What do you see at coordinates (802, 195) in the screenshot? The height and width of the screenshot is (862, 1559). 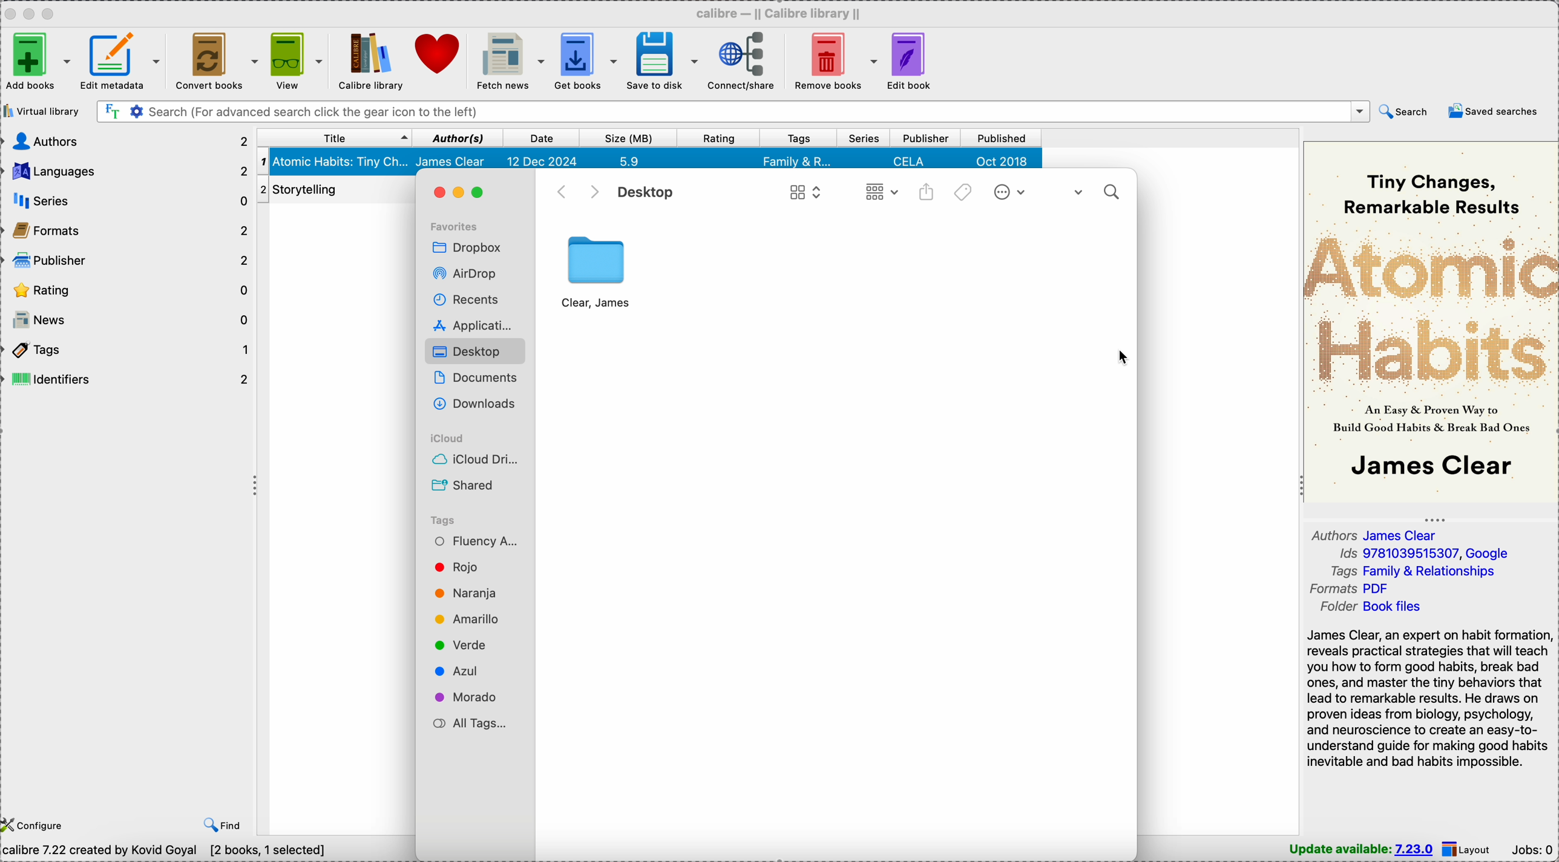 I see `grid view` at bounding box center [802, 195].